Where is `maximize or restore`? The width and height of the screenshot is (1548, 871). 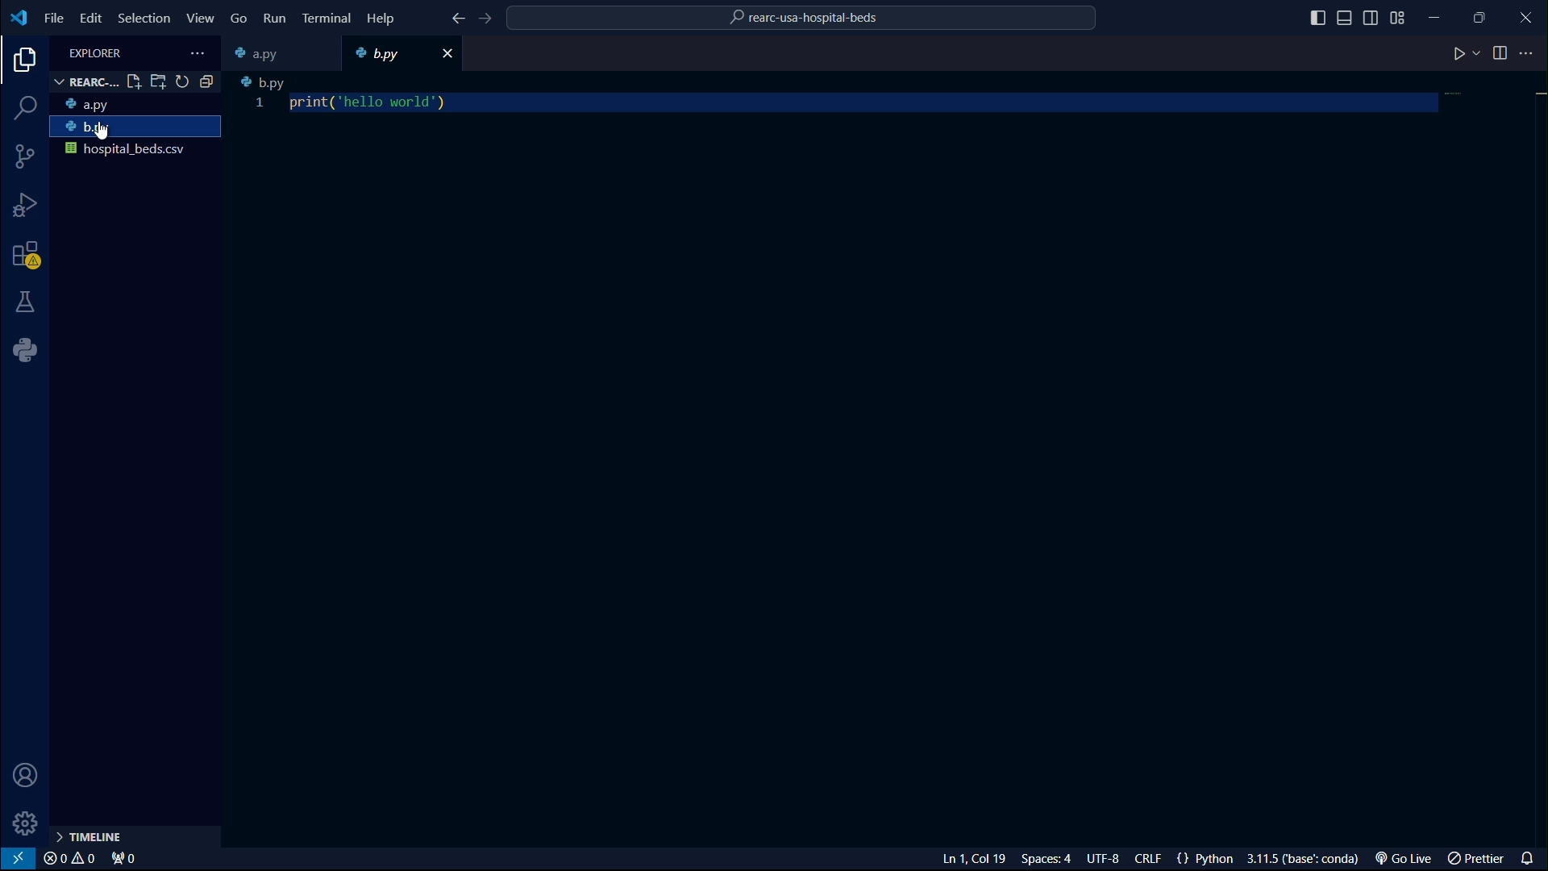 maximize or restore is located at coordinates (1488, 17).